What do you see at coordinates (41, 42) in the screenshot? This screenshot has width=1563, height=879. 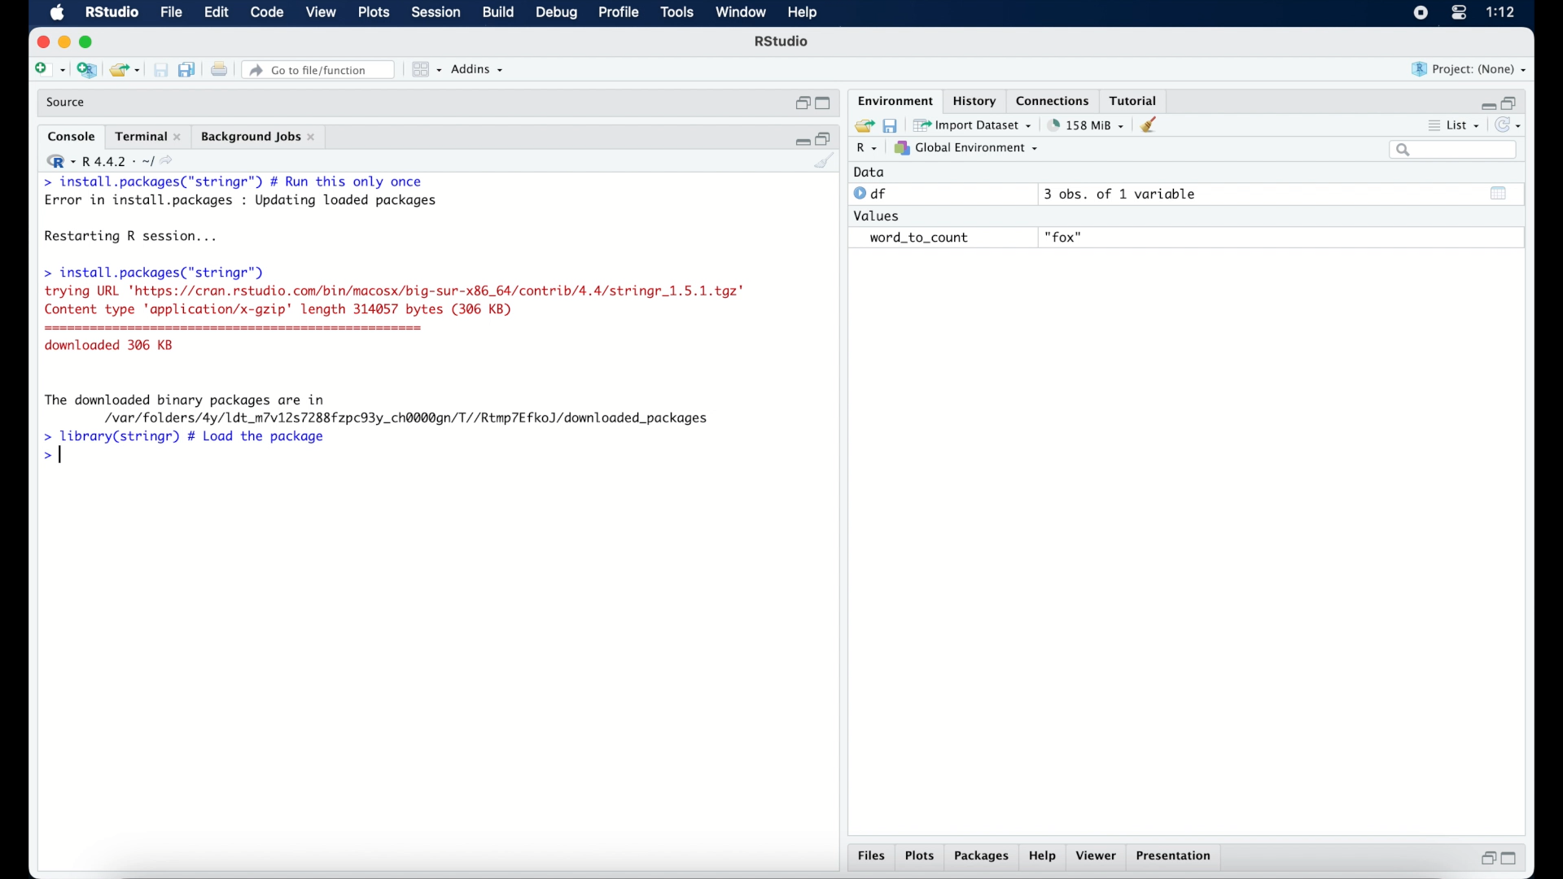 I see `close` at bounding box center [41, 42].